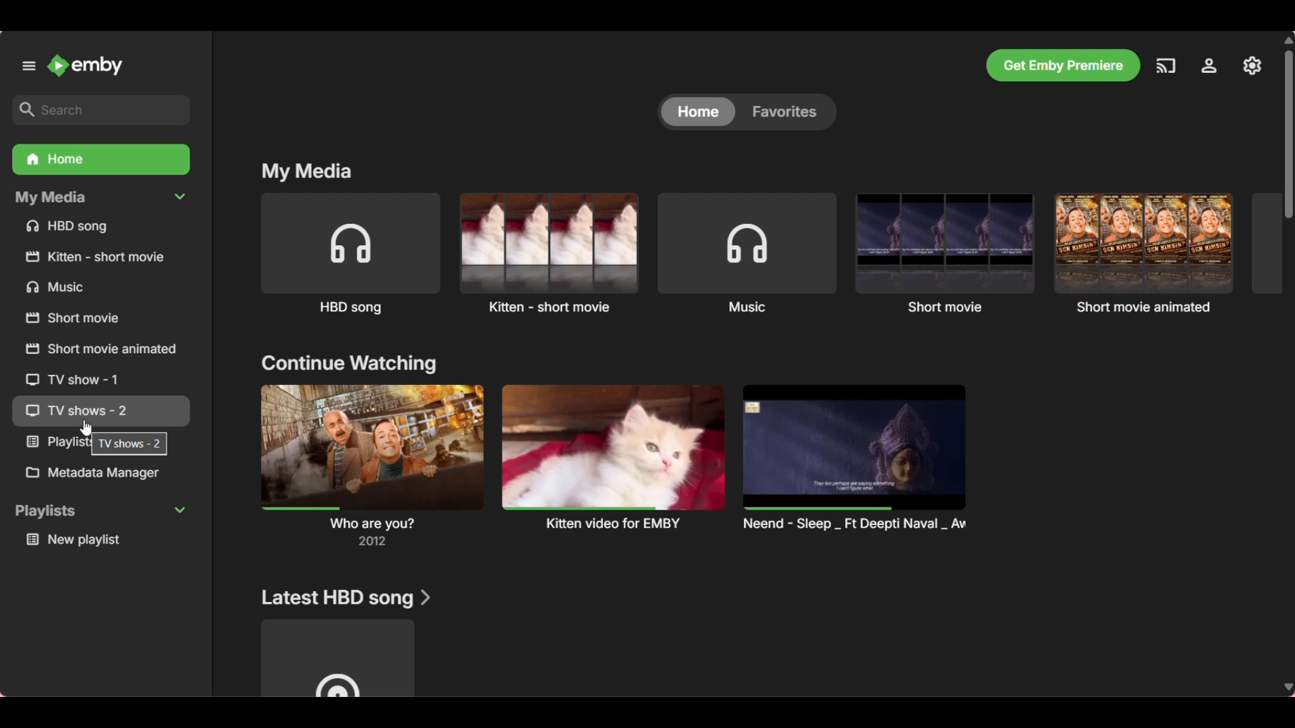 The width and height of the screenshot is (1295, 728). What do you see at coordinates (86, 65) in the screenshot?
I see `Go to home` at bounding box center [86, 65].